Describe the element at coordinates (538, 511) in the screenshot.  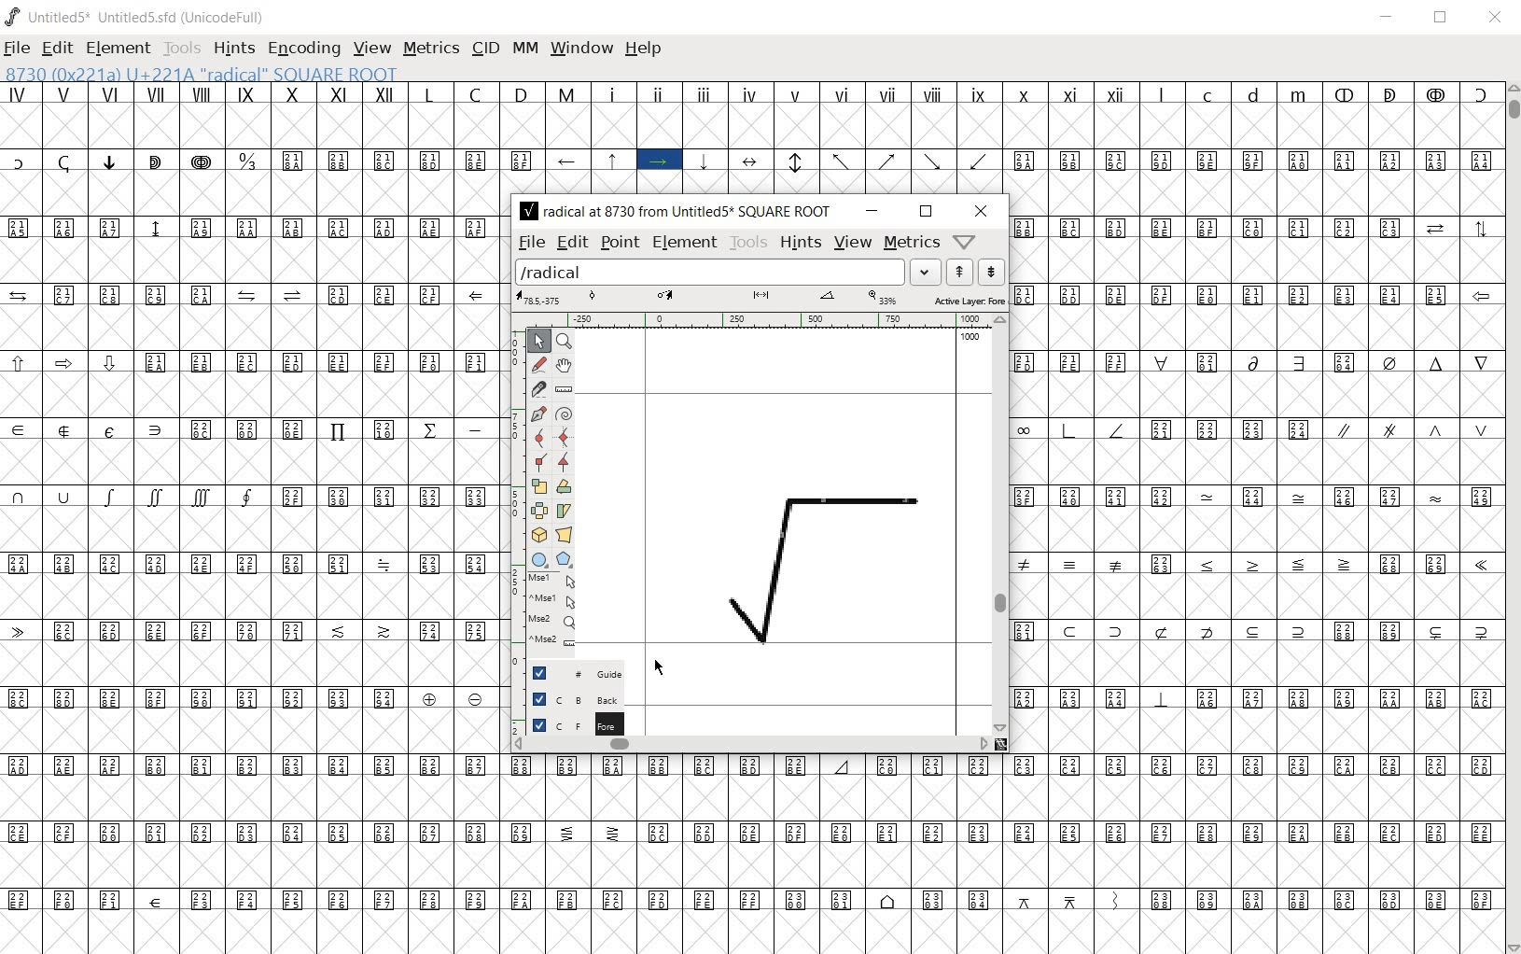
I see `flip the selection` at that location.